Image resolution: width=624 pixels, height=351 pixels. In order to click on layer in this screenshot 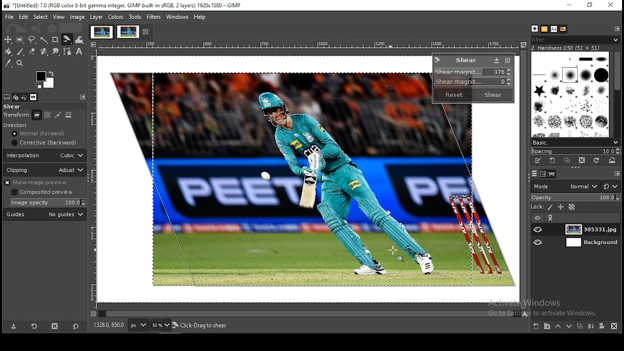, I will do `click(96, 17)`.